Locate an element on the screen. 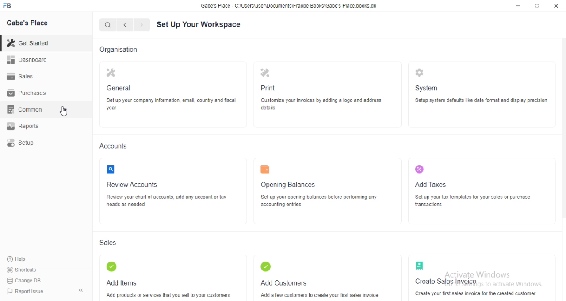  logo is located at coordinates (419, 265).